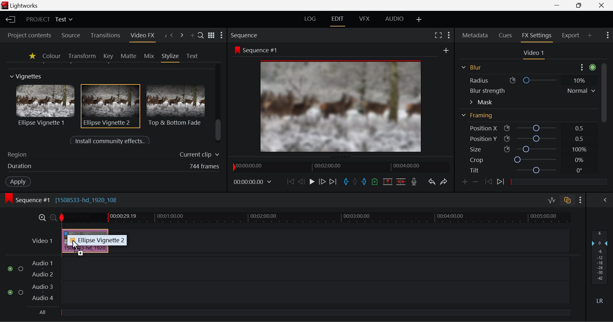 Image resolution: width=613 pixels, height=322 pixels. I want to click on Mark In, so click(345, 181).